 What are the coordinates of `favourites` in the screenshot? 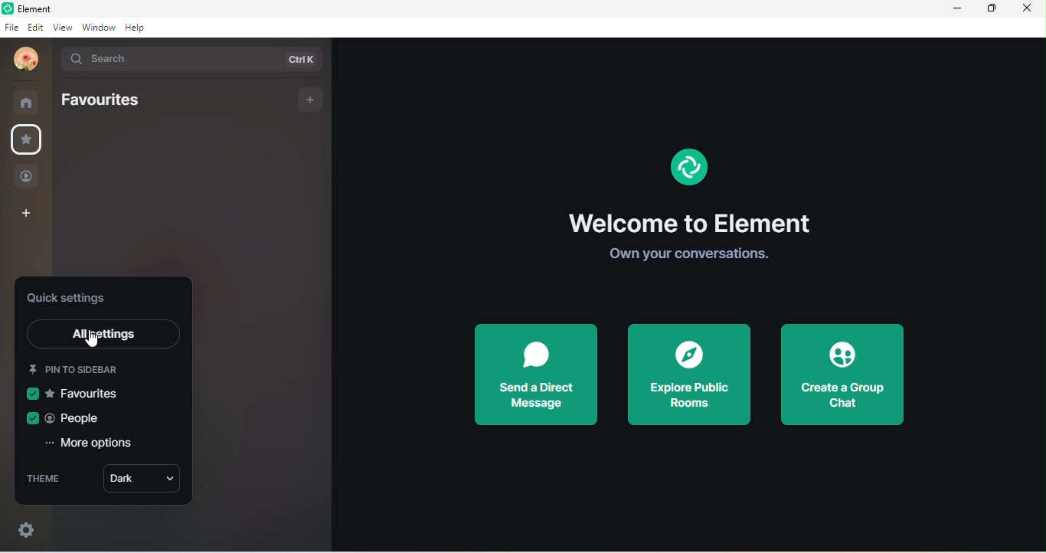 It's located at (106, 103).